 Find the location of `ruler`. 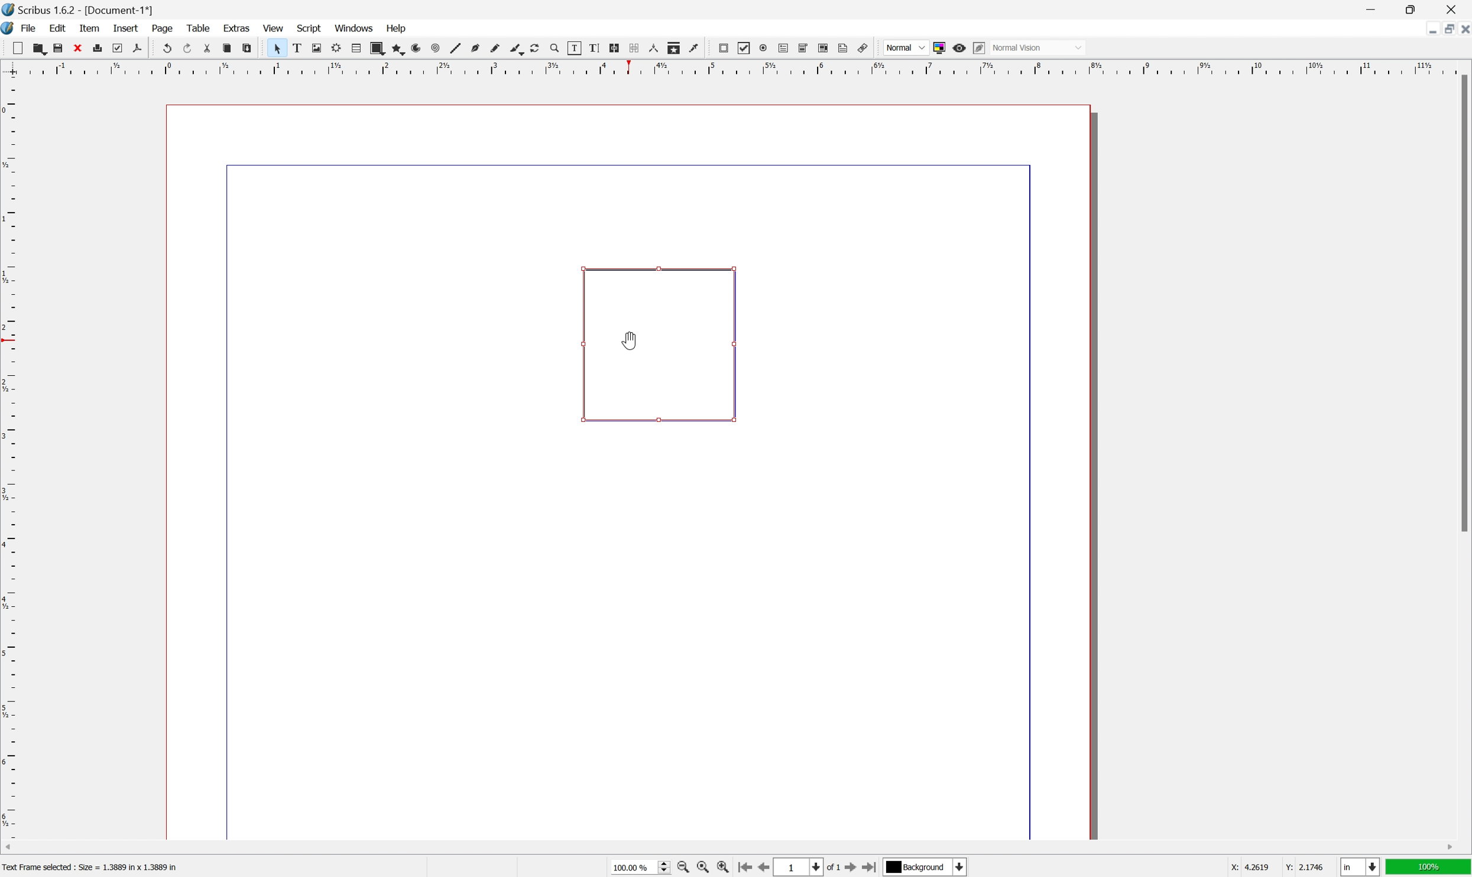

ruler is located at coordinates (734, 67).